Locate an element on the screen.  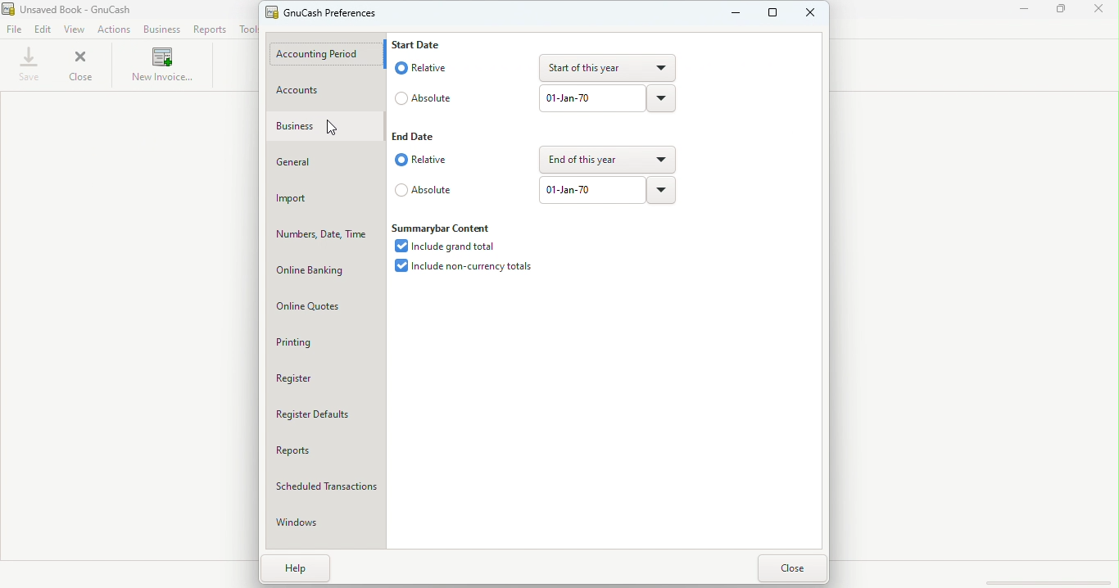
Drop down is located at coordinates (608, 158).